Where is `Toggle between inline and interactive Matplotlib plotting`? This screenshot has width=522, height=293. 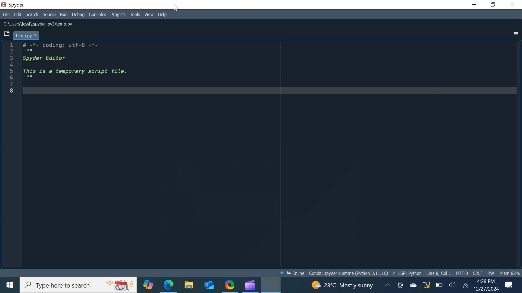
Toggle between inline and interactive Matplotlib plotting is located at coordinates (296, 273).